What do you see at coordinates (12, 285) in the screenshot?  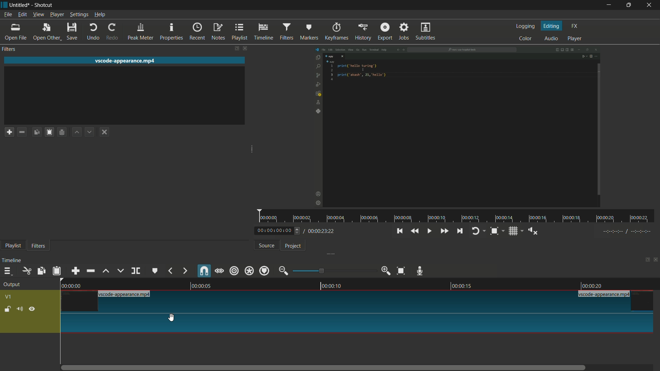 I see `output` at bounding box center [12, 285].